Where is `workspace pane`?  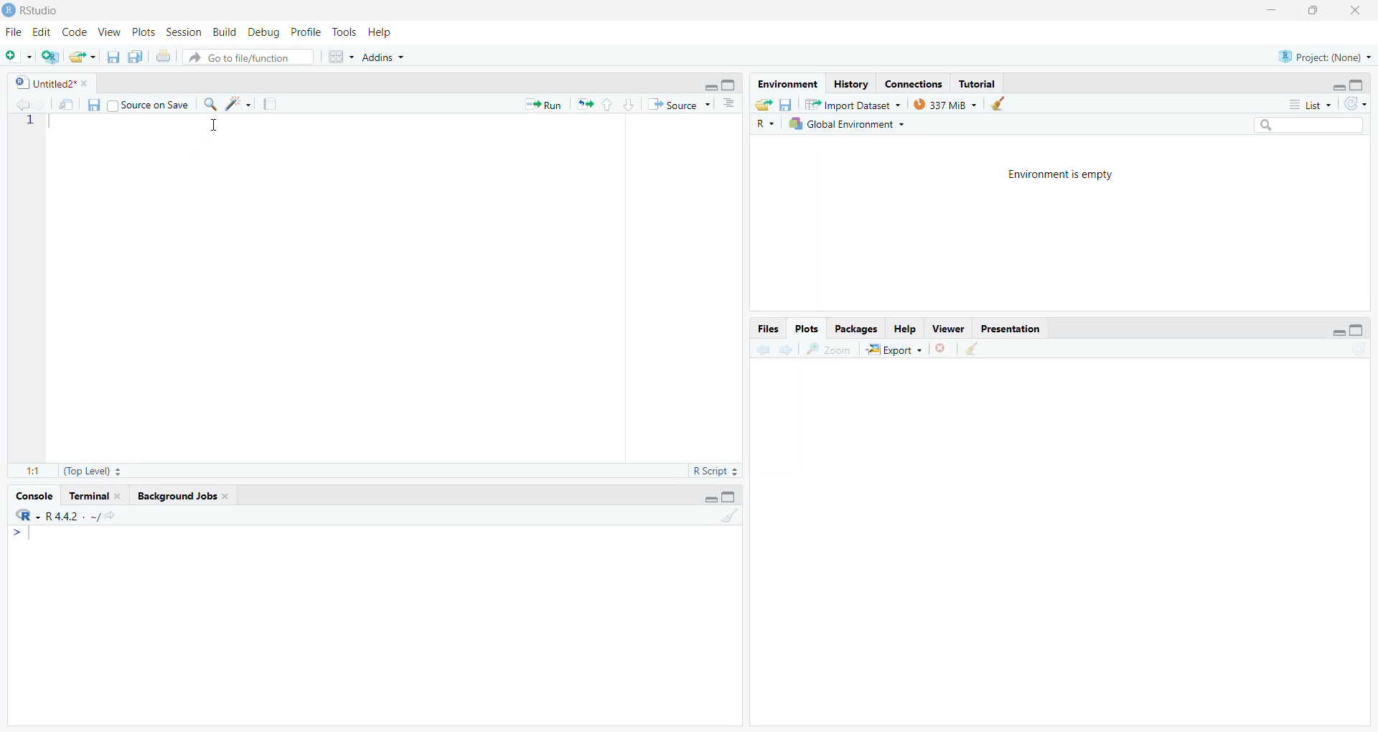 workspace pane is located at coordinates (343, 56).